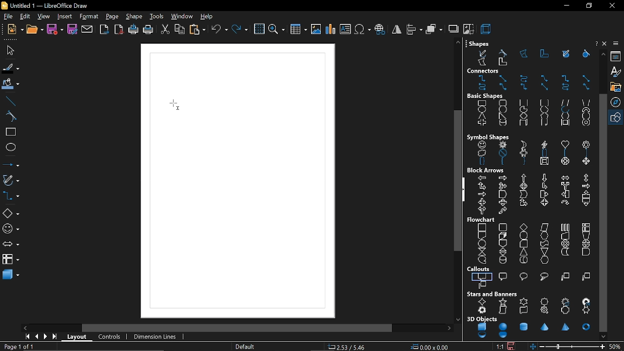  Describe the element at coordinates (544, 110) in the screenshot. I see `circle segment` at that location.